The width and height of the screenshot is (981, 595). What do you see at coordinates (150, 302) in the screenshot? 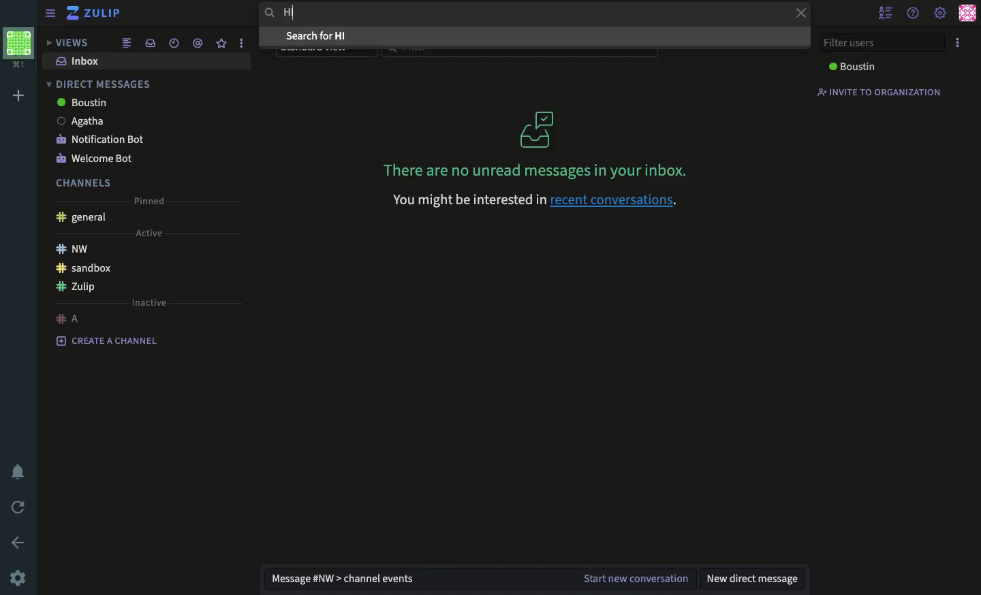
I see `inactive` at bounding box center [150, 302].